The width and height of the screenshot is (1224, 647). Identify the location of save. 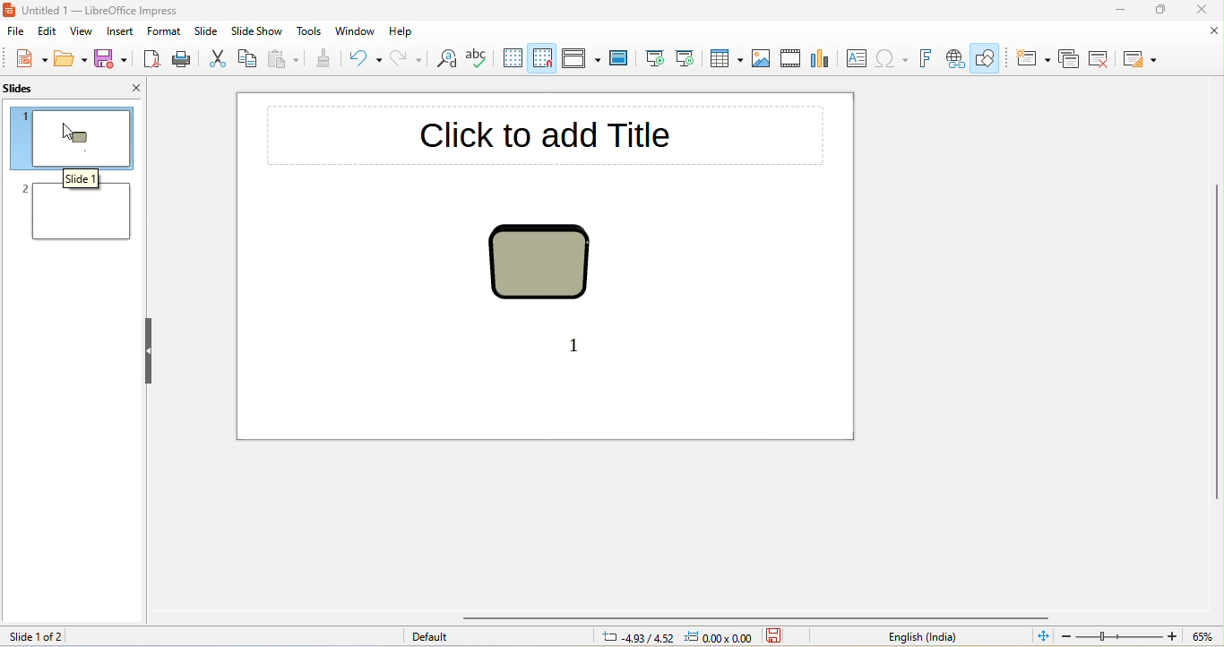
(110, 59).